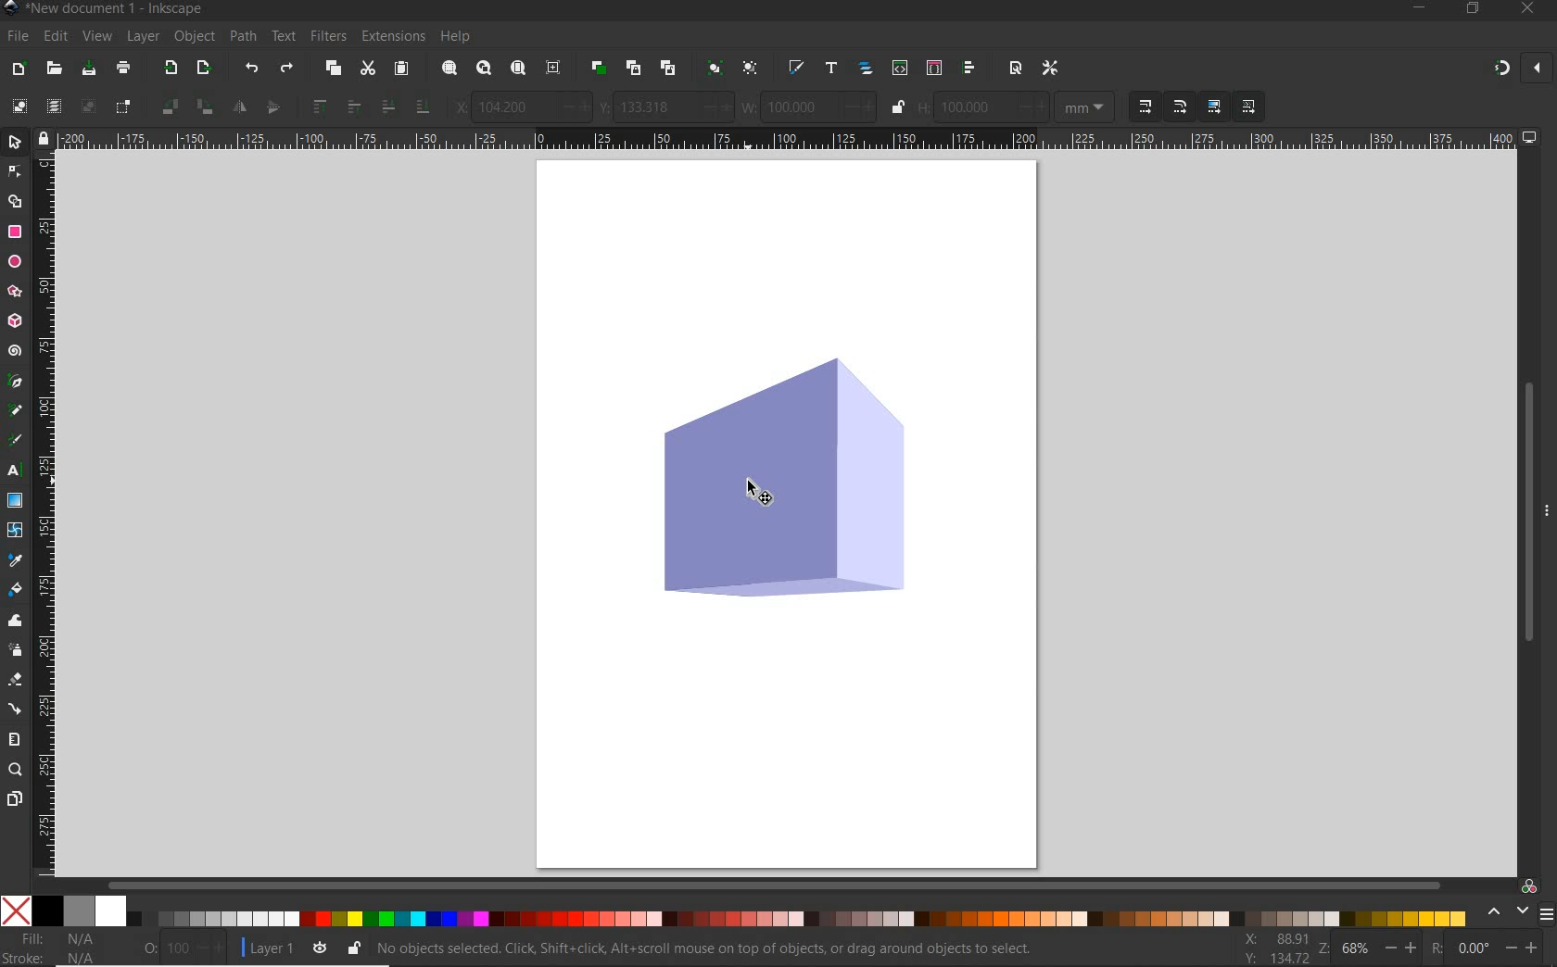 The height and width of the screenshot is (967, 1557). I want to click on ZOOM, so click(1322, 948).